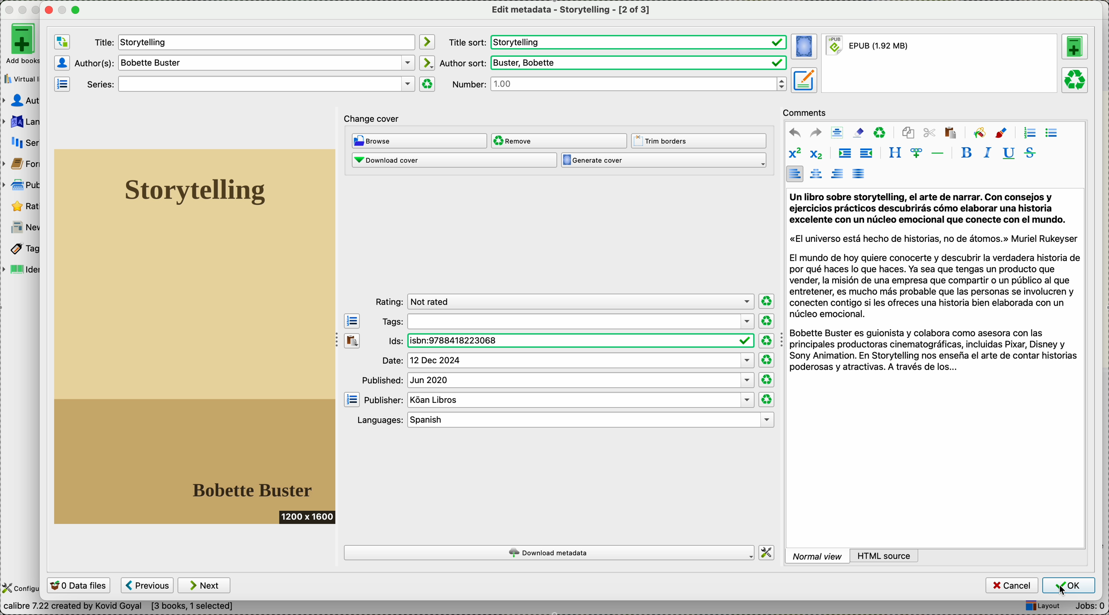 This screenshot has width=1109, height=615. What do you see at coordinates (815, 133) in the screenshot?
I see `redo` at bounding box center [815, 133].